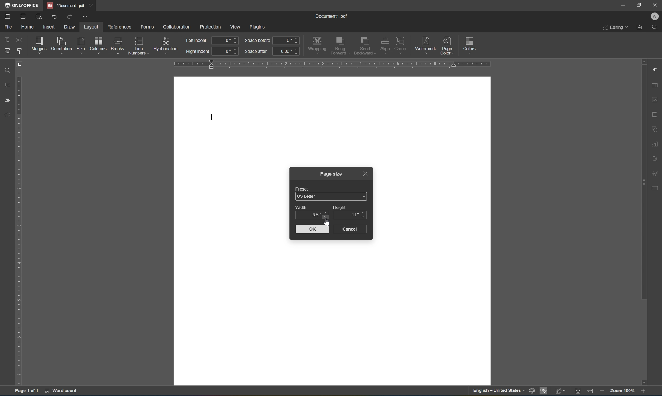 This screenshot has height=396, width=662. I want to click on space after, so click(256, 51).